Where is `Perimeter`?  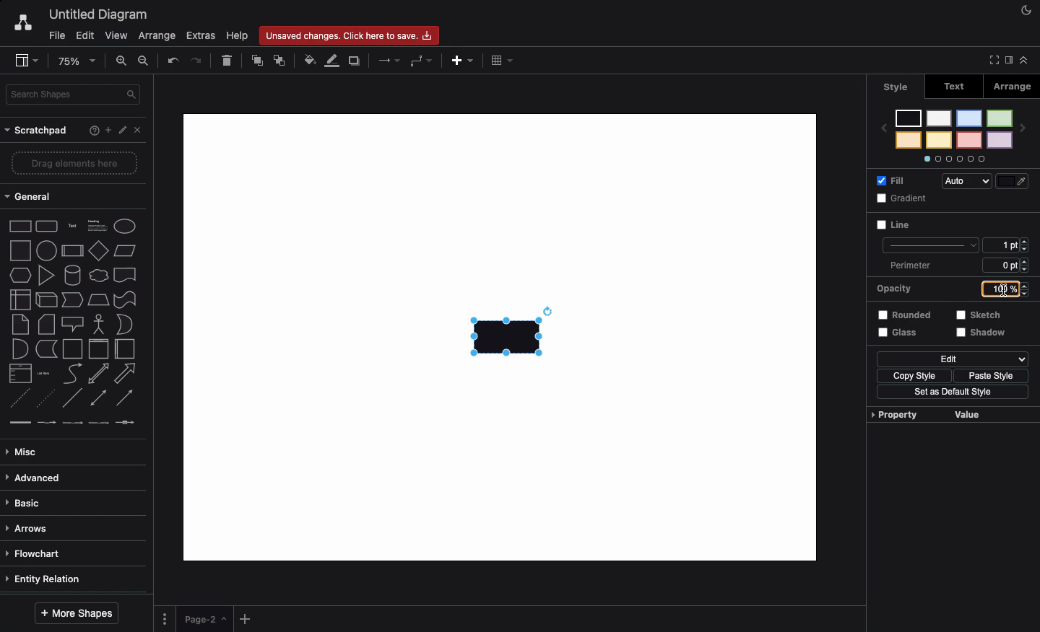
Perimeter is located at coordinates (915, 265).